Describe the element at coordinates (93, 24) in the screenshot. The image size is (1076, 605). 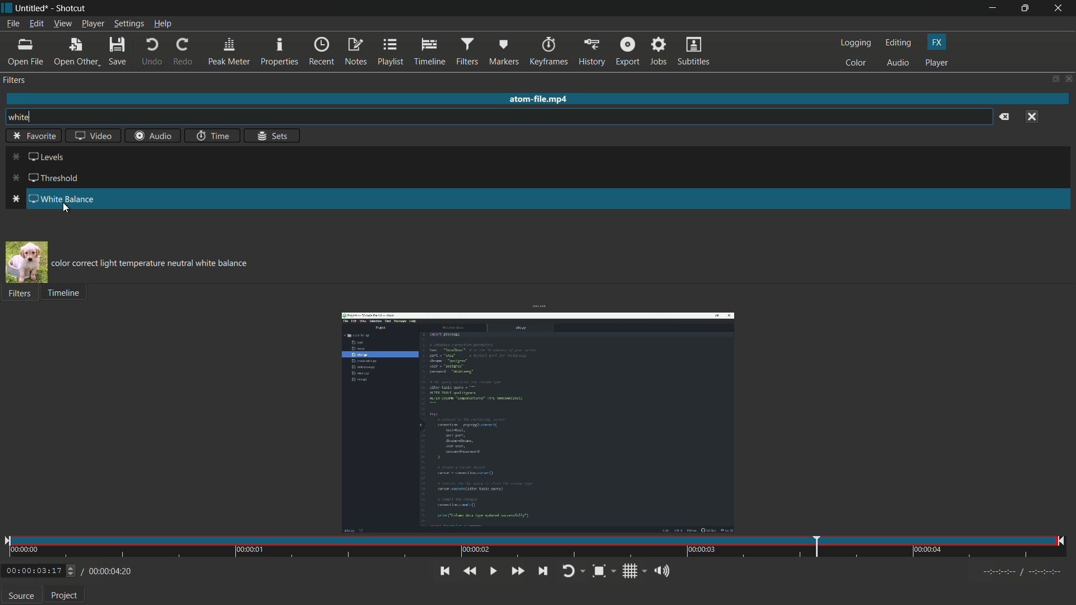
I see `player menu` at that location.